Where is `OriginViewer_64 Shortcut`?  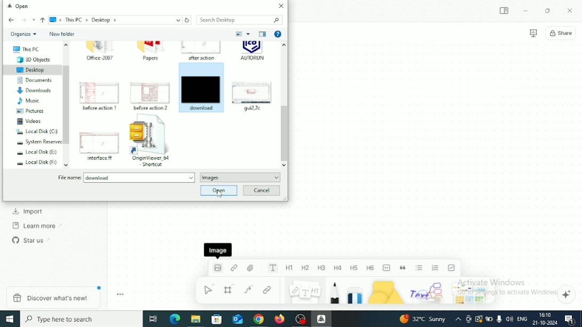
OriginViewer_64 Shortcut is located at coordinates (153, 142).